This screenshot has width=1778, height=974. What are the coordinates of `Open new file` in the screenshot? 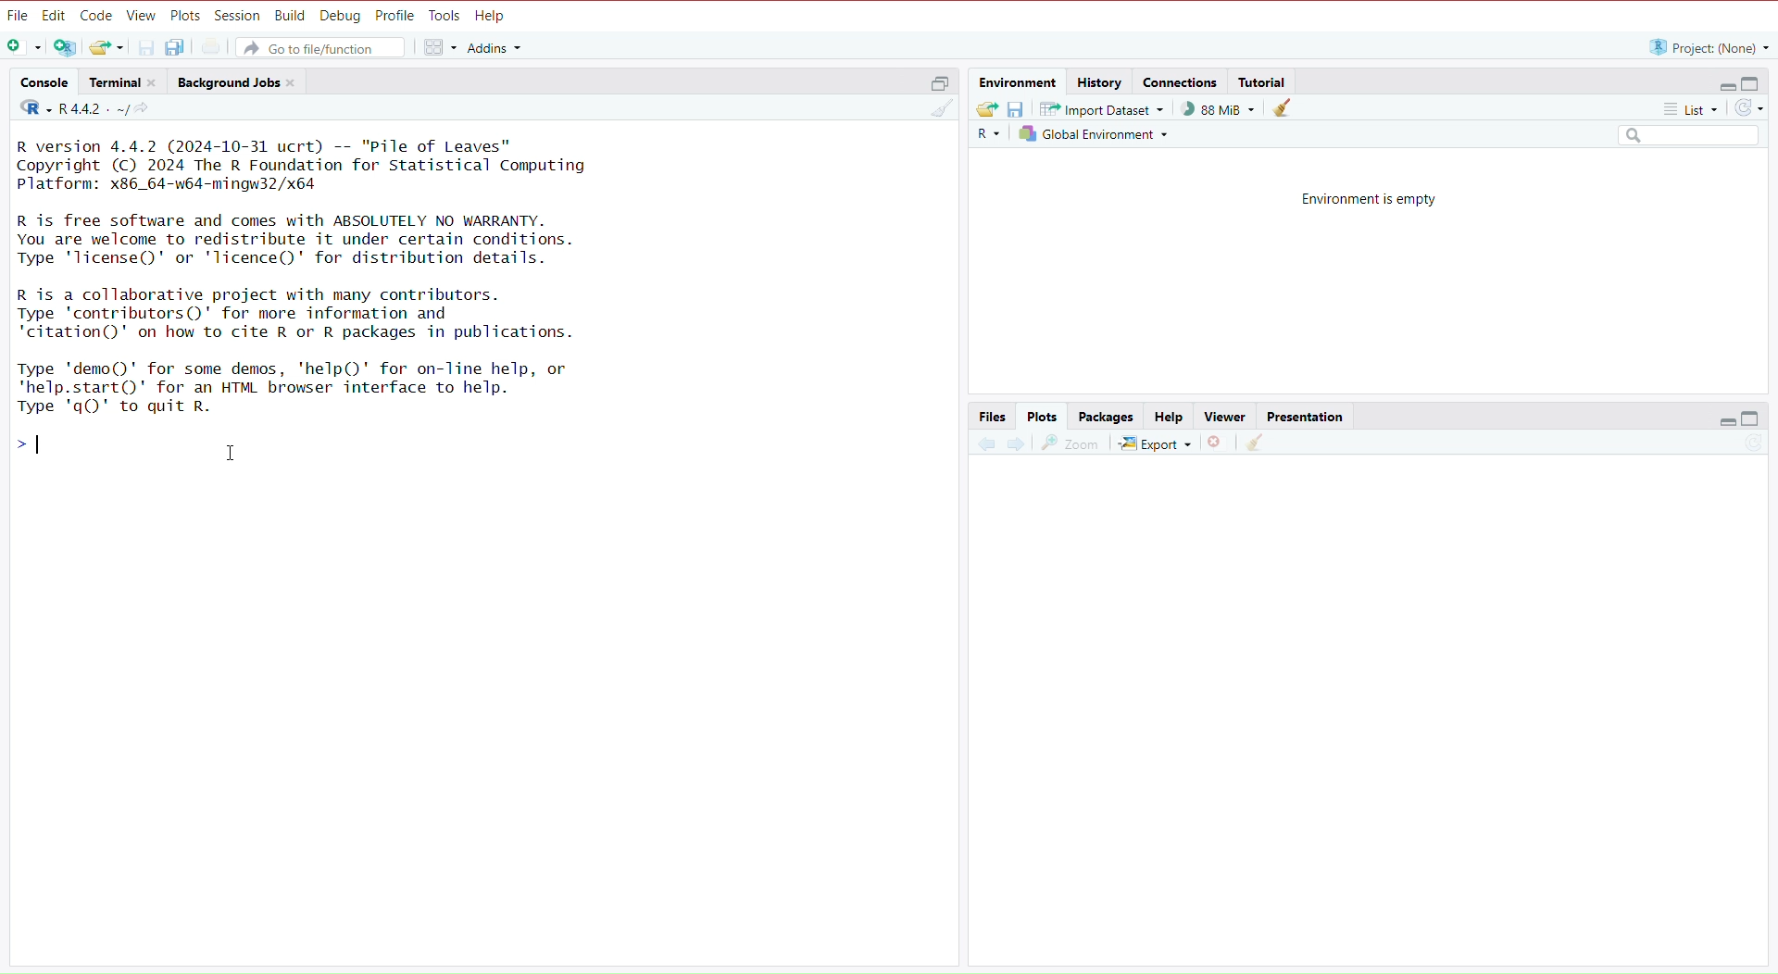 It's located at (26, 48).